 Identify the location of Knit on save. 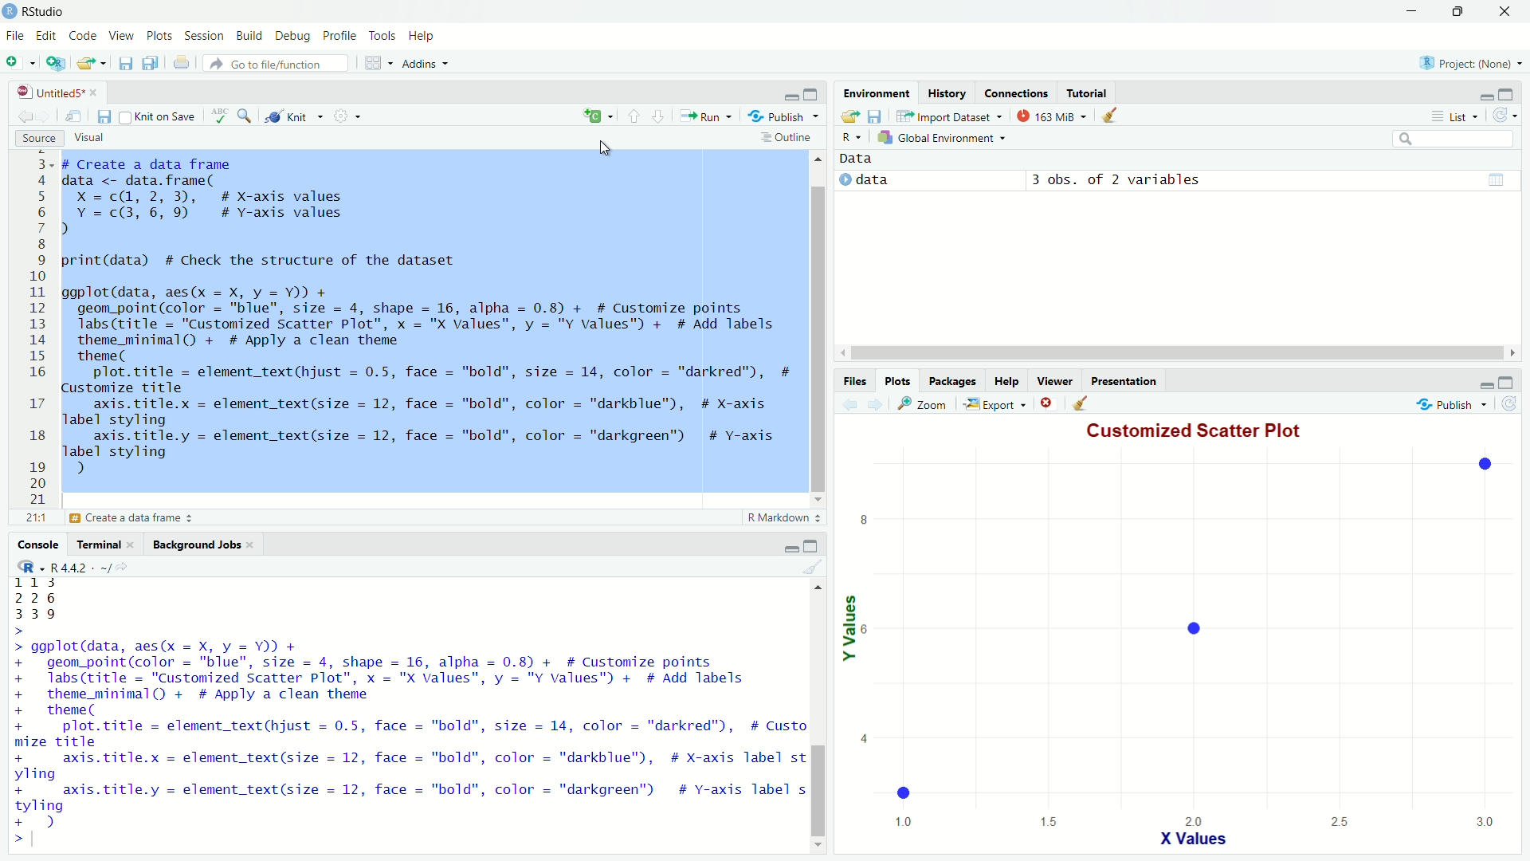
(159, 118).